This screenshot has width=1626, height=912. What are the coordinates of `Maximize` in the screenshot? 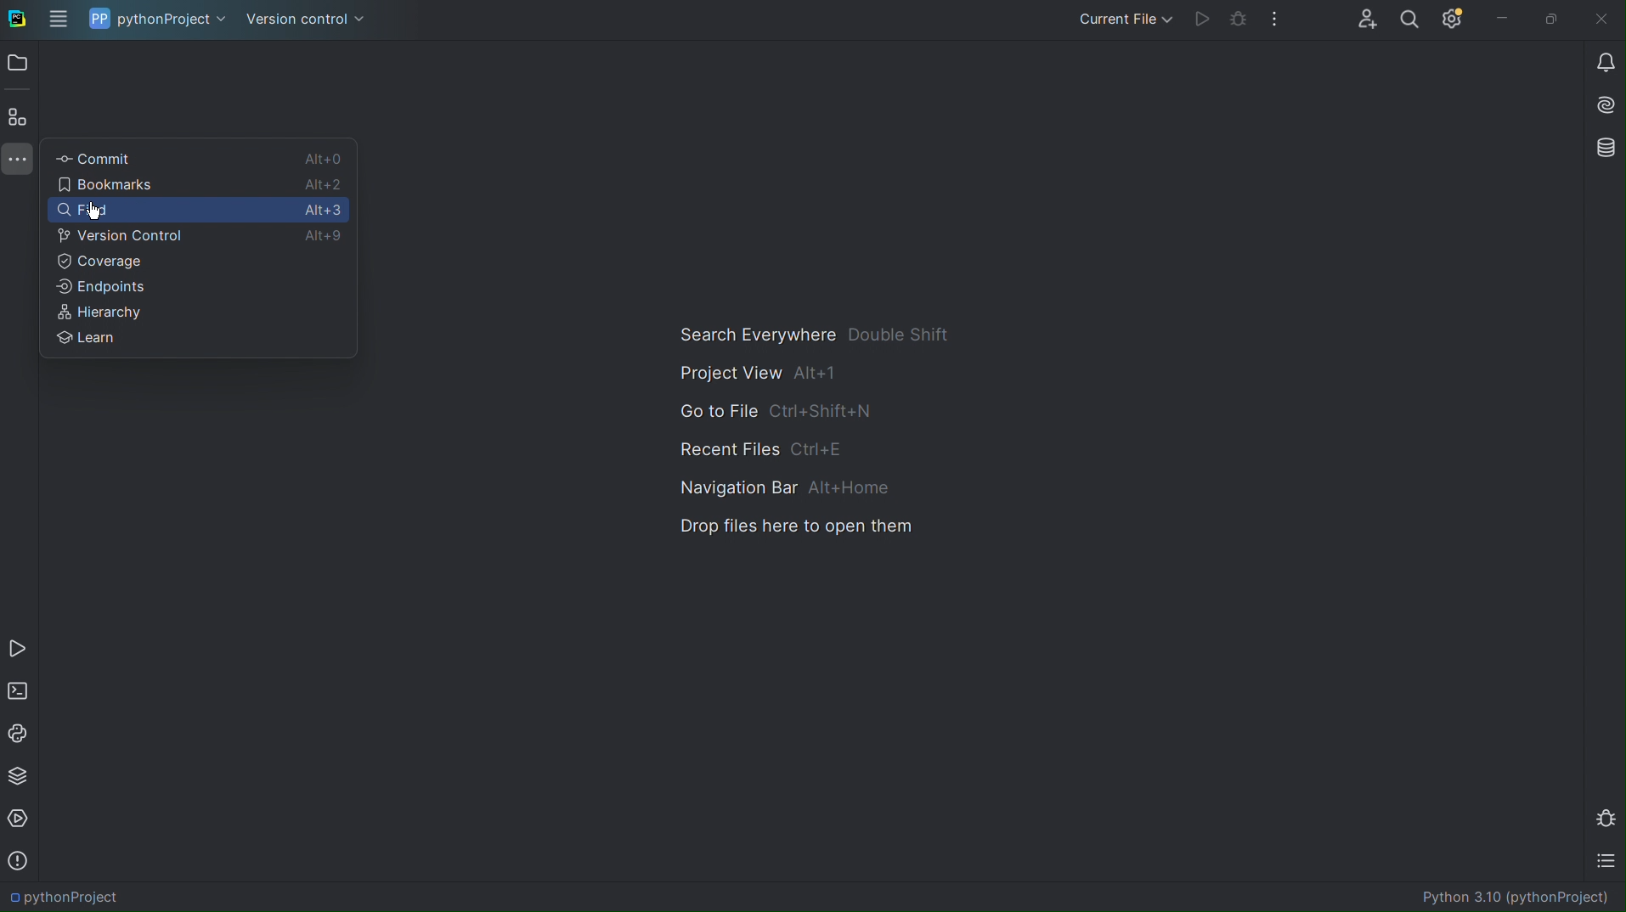 It's located at (1555, 21).